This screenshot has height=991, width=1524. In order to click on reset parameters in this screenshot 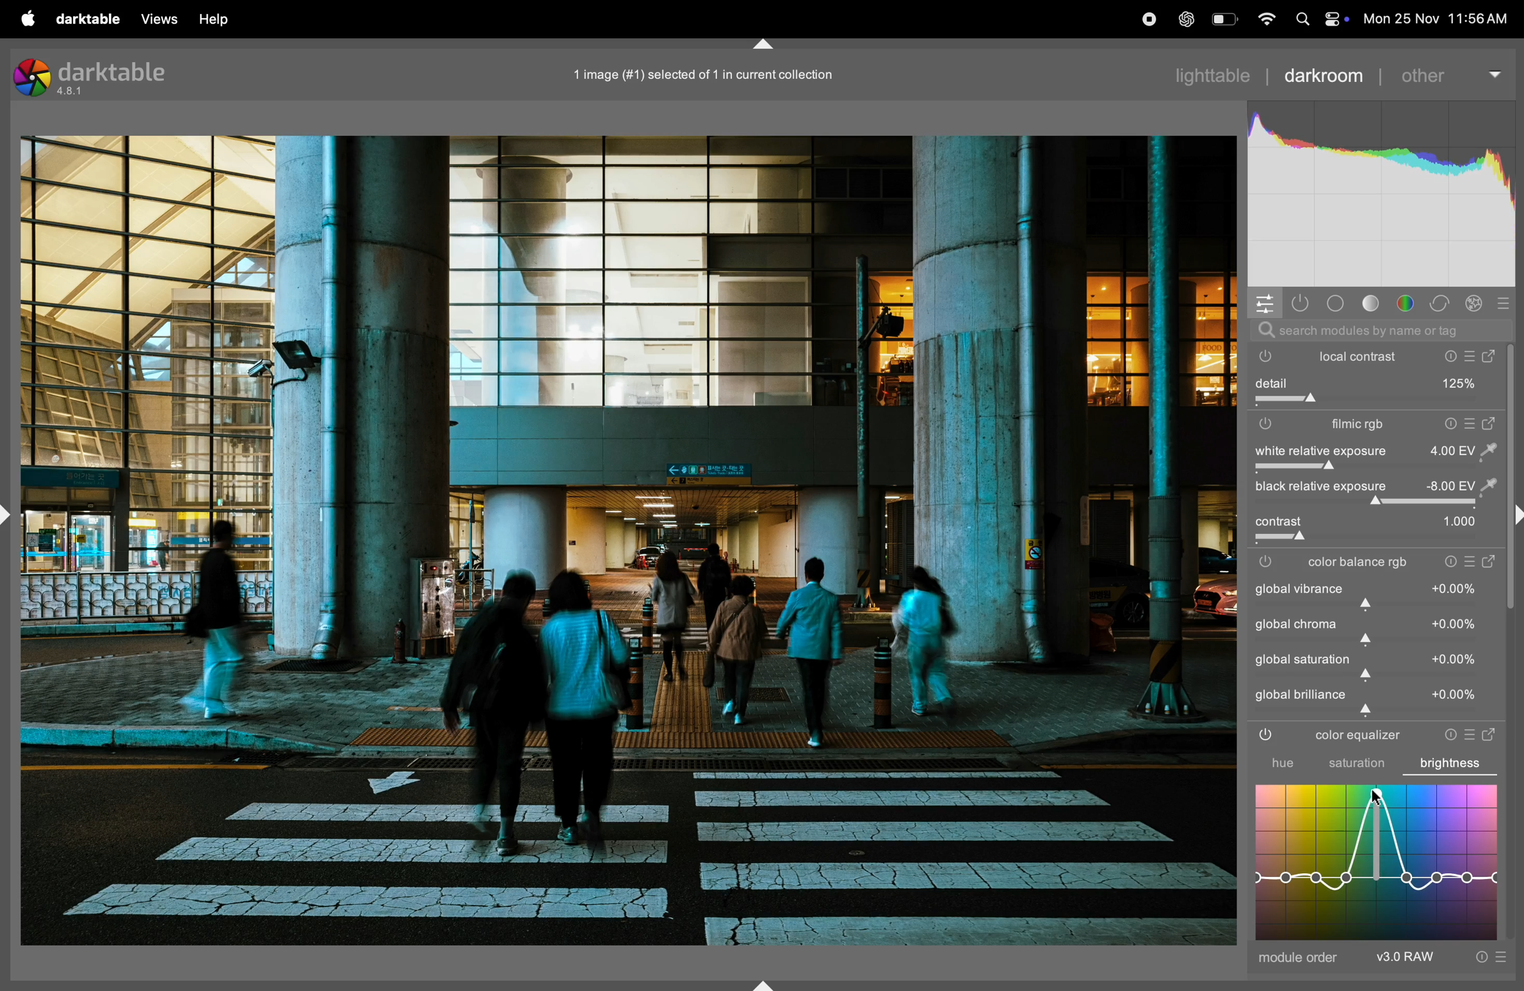, I will do `click(1449, 563)`.